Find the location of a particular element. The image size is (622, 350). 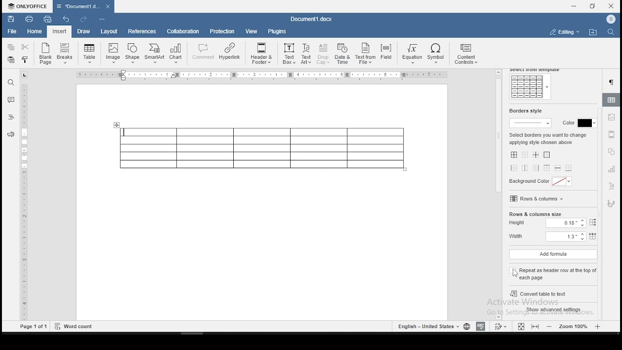

print file is located at coordinates (29, 18).